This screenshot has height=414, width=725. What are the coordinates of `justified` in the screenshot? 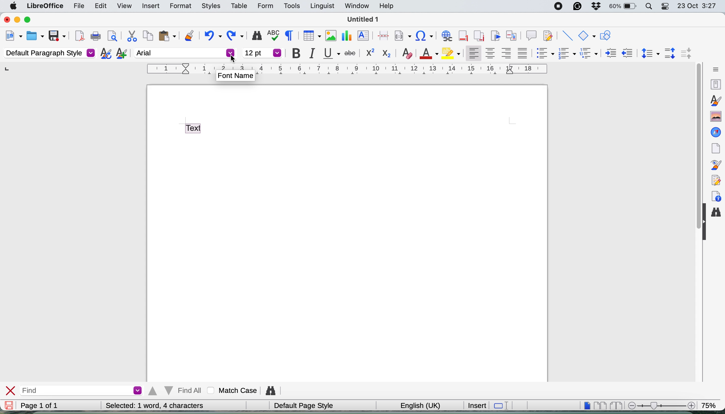 It's located at (523, 53).